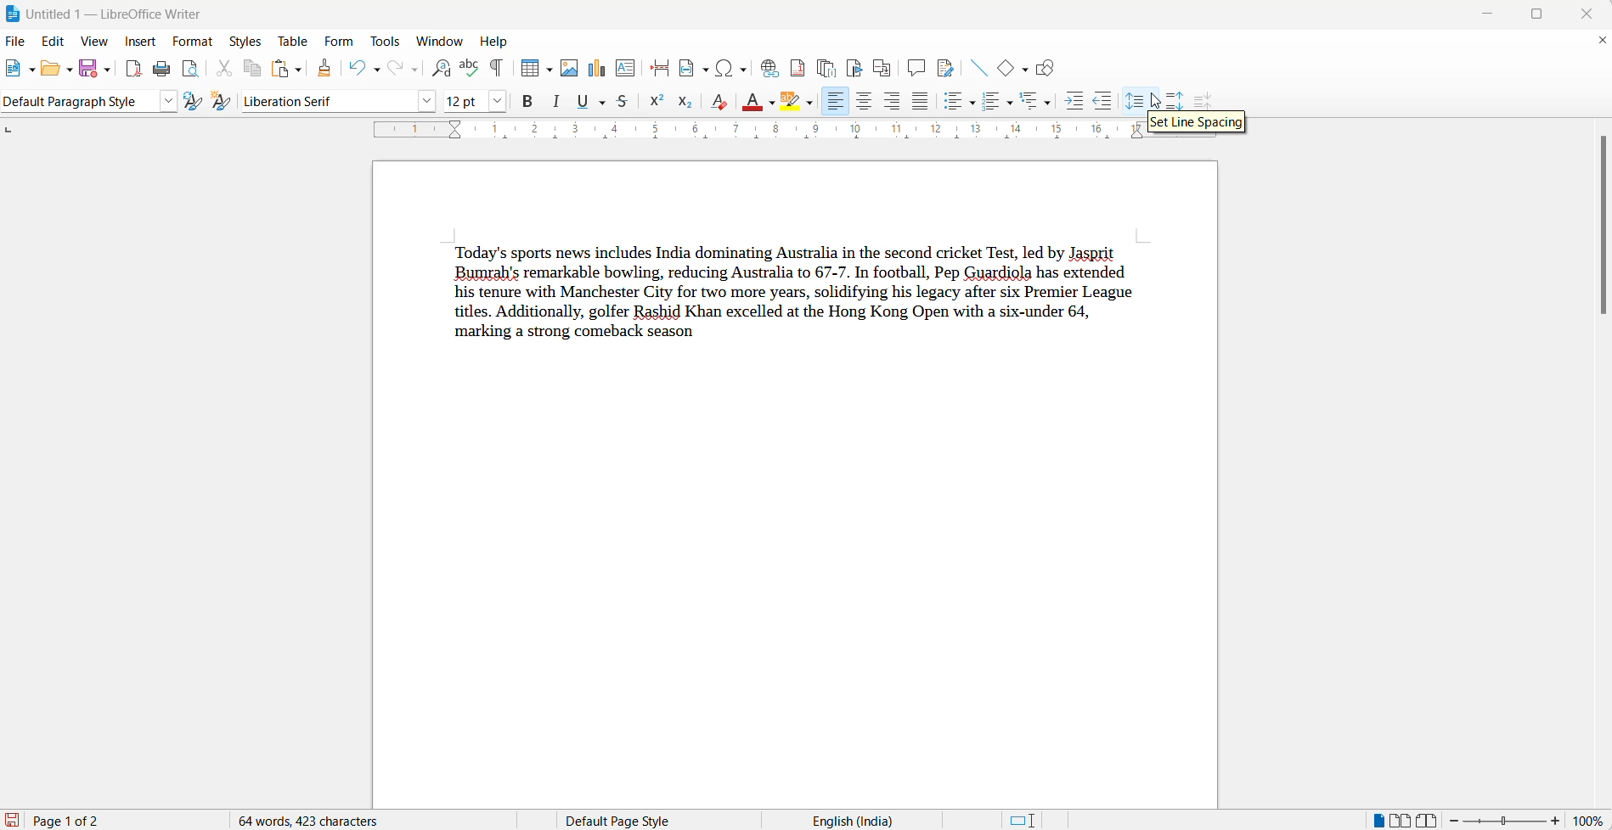  Describe the element at coordinates (774, 104) in the screenshot. I see `fill color options` at that location.